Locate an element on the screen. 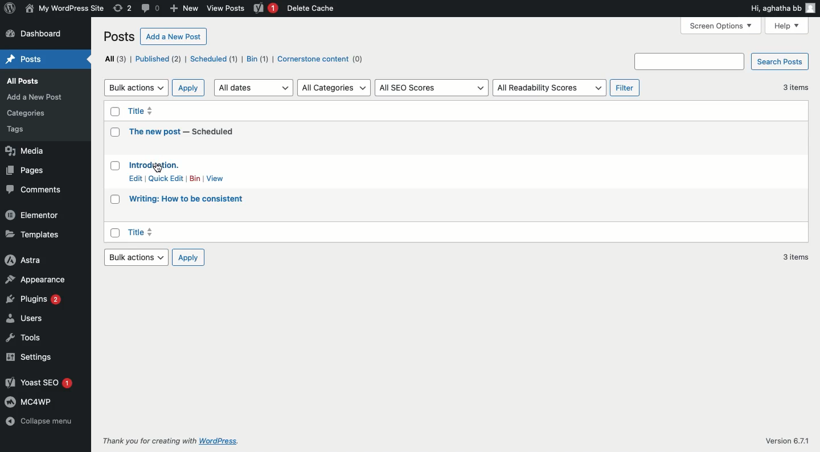 This screenshot has width=820, height=452. Revision is located at coordinates (122, 7).